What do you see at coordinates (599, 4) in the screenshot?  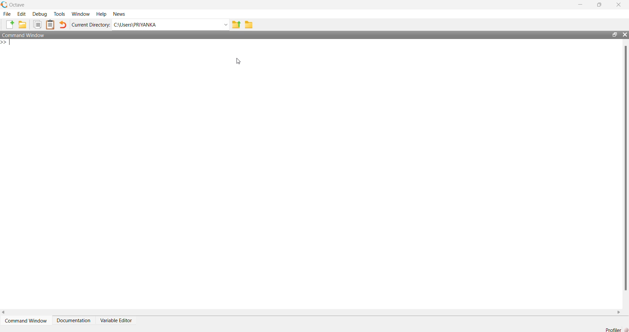 I see `restore` at bounding box center [599, 4].